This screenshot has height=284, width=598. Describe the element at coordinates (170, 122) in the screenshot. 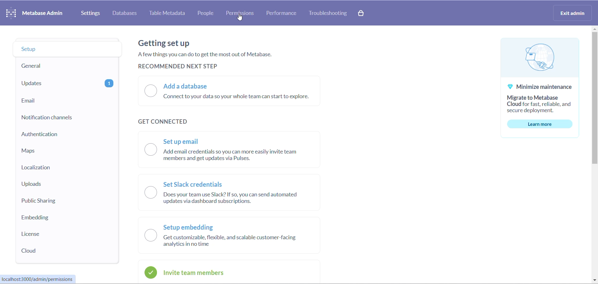

I see `get connected text` at that location.